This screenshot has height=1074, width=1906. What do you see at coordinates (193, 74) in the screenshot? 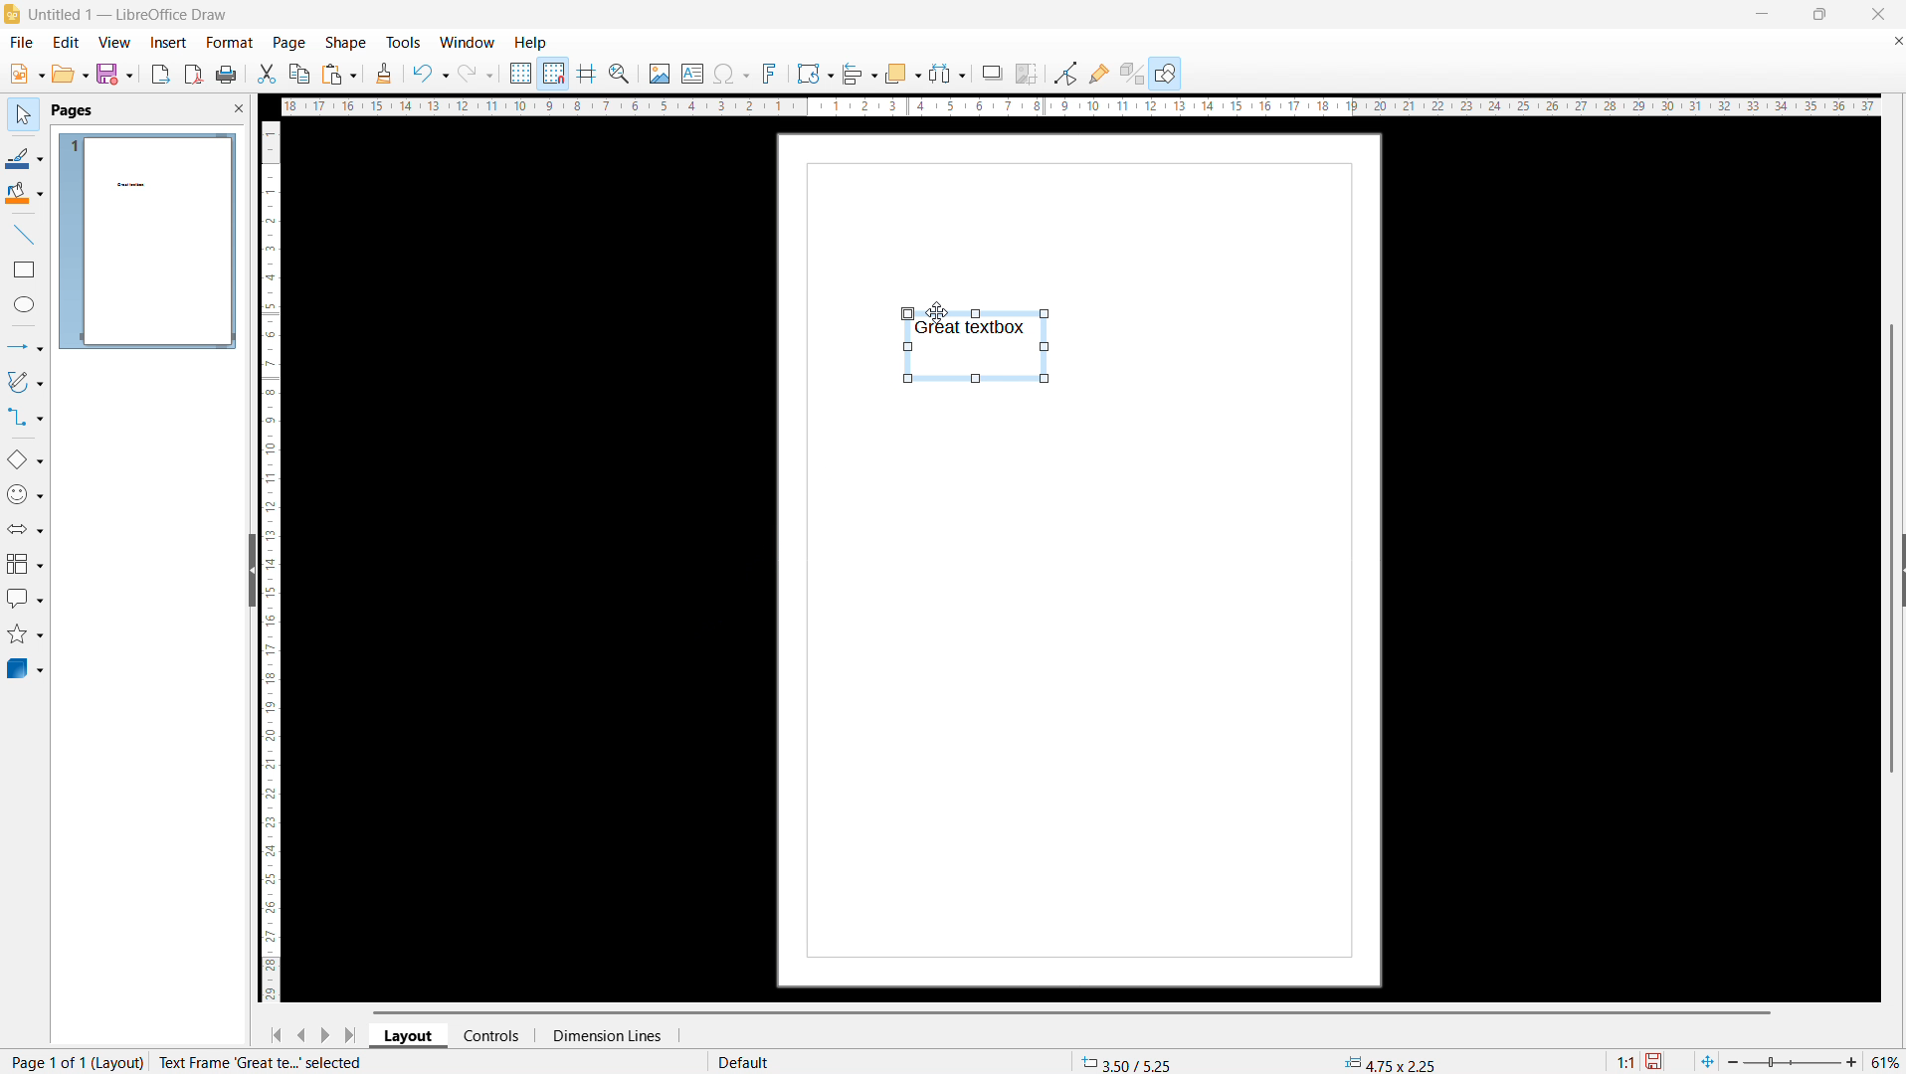
I see `export as pdf` at bounding box center [193, 74].